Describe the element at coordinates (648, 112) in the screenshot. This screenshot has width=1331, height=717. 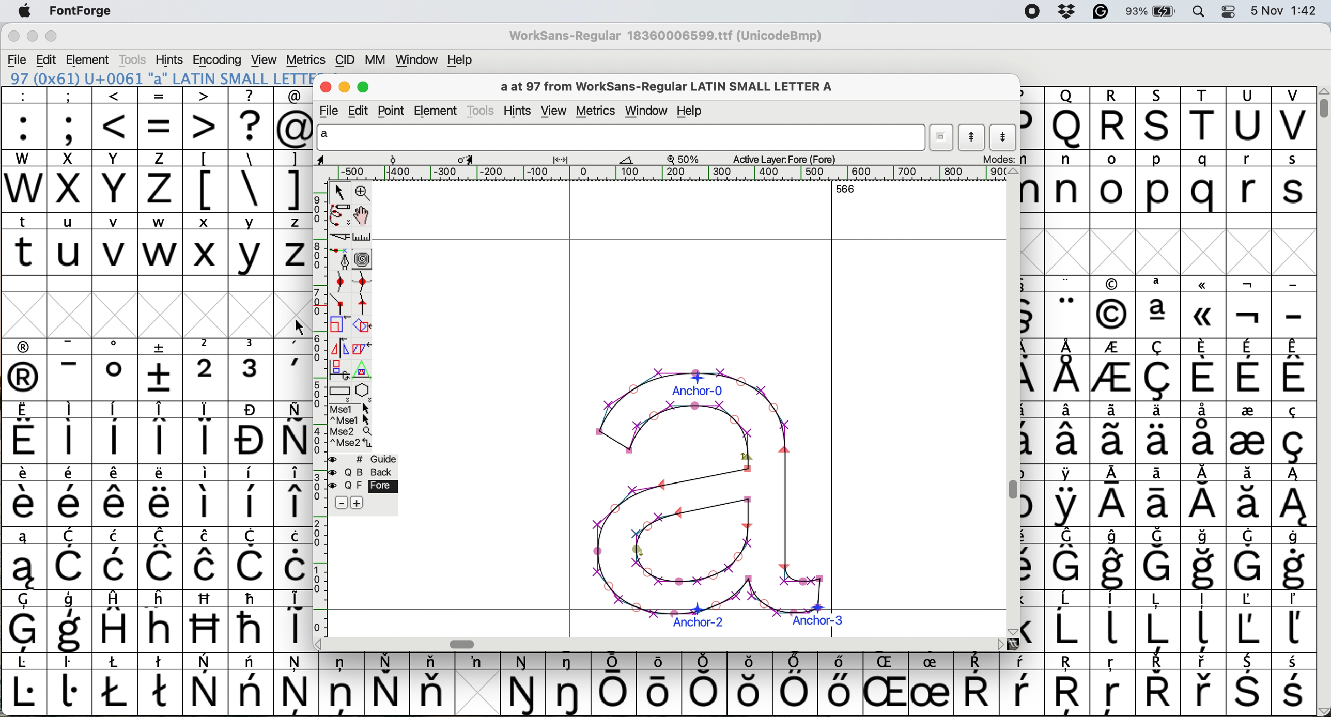
I see `window` at that location.